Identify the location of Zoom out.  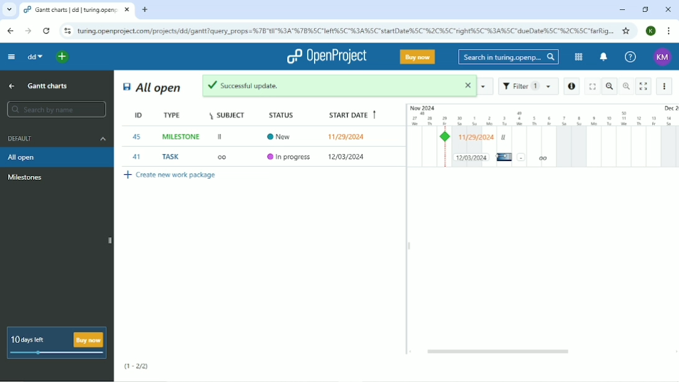
(610, 86).